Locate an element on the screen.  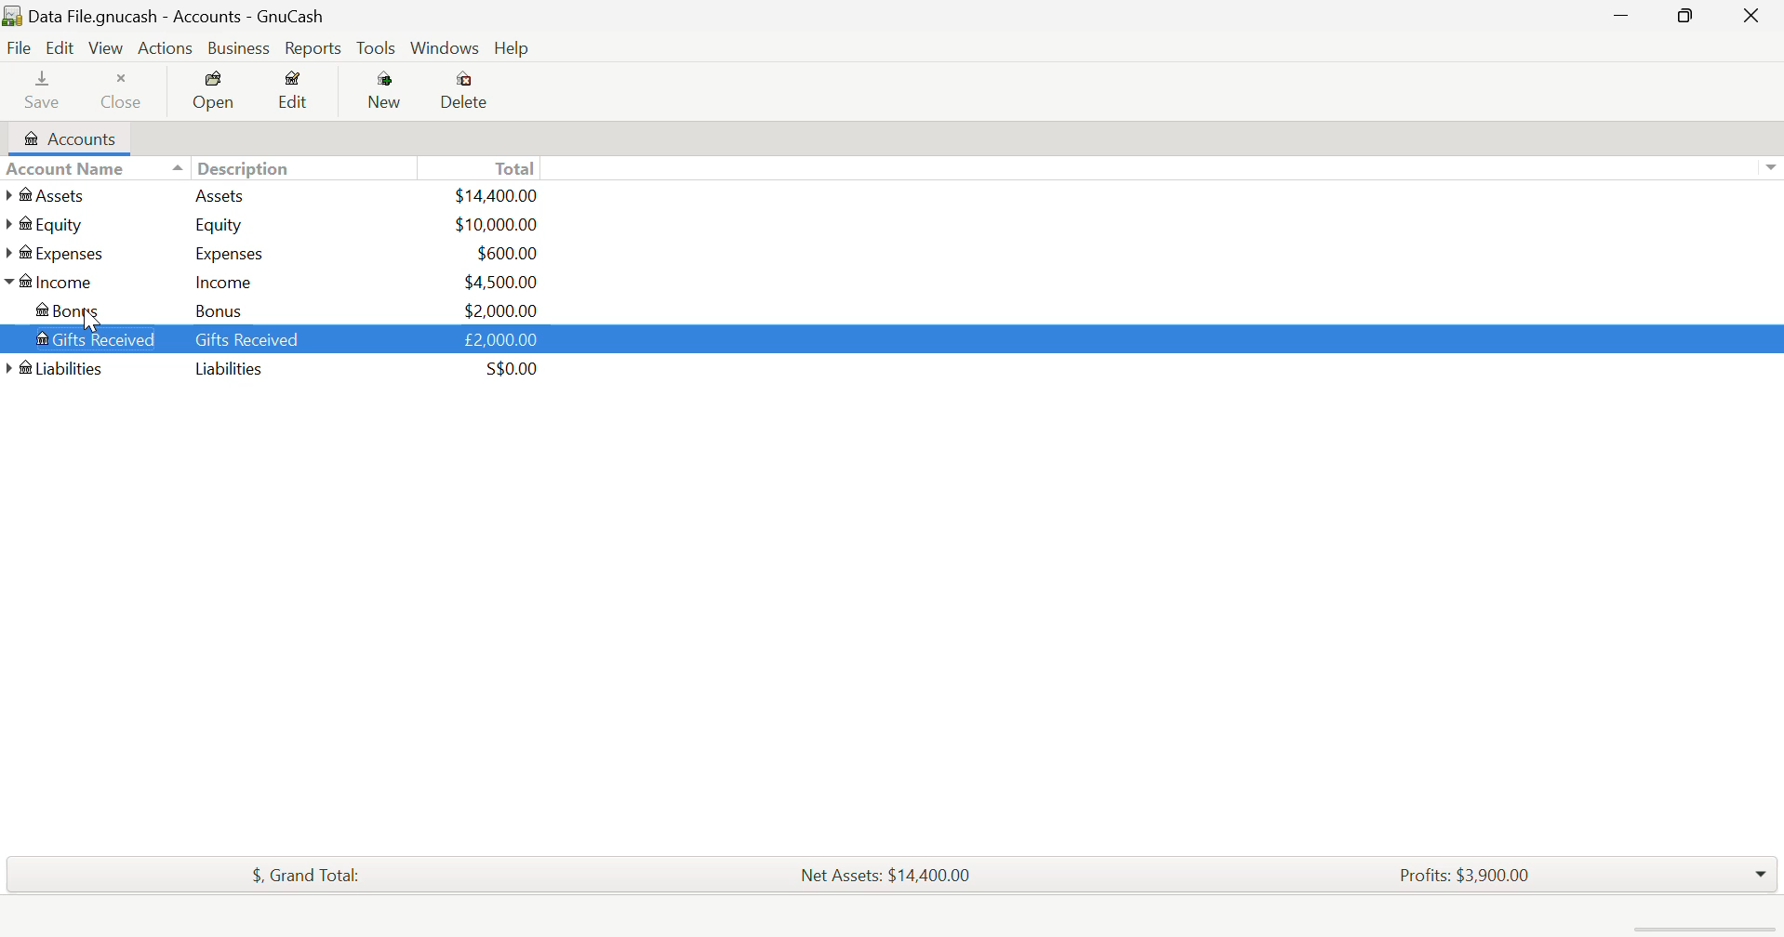
Close Window is located at coordinates (1755, 14).